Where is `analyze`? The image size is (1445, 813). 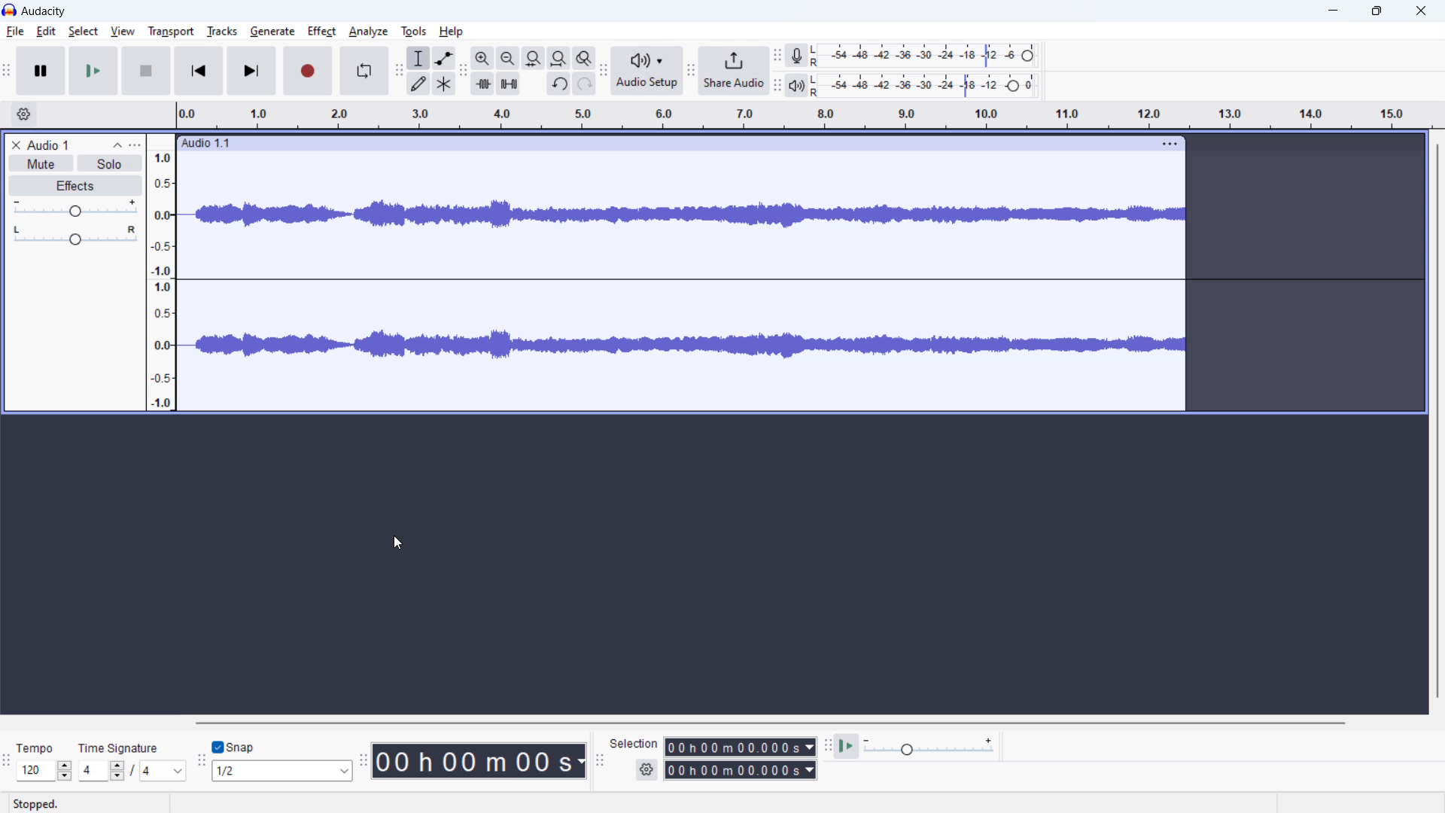 analyze is located at coordinates (368, 32).